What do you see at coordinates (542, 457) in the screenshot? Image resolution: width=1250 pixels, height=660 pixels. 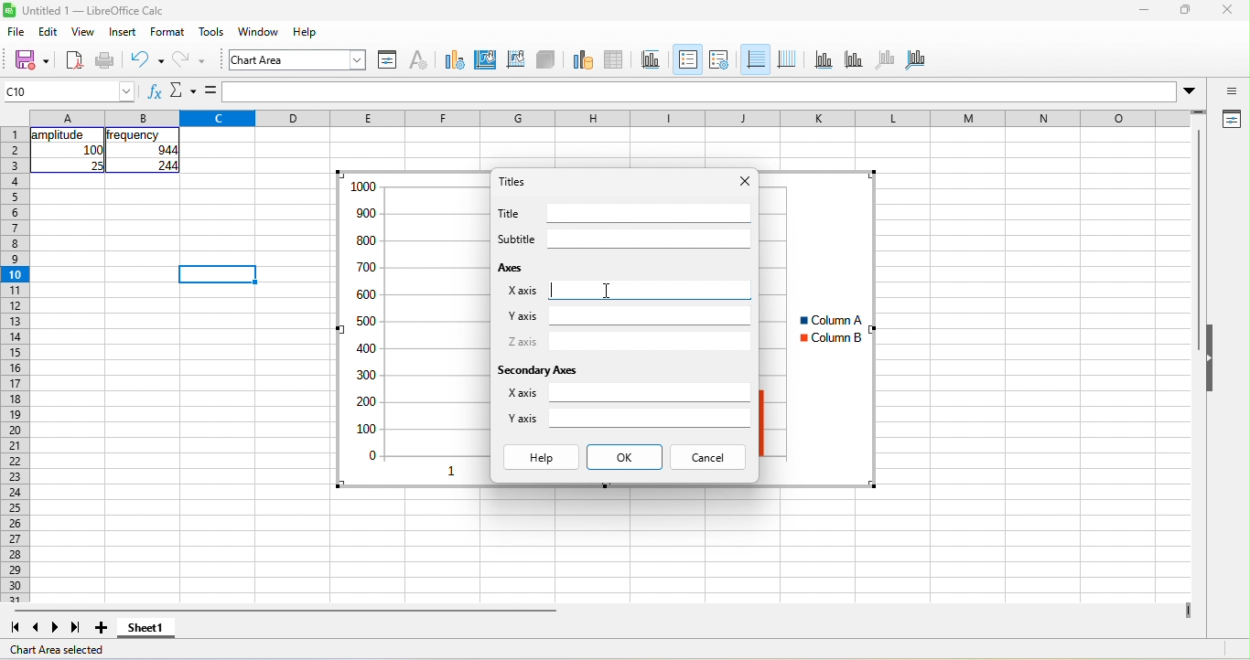 I see `help` at bounding box center [542, 457].